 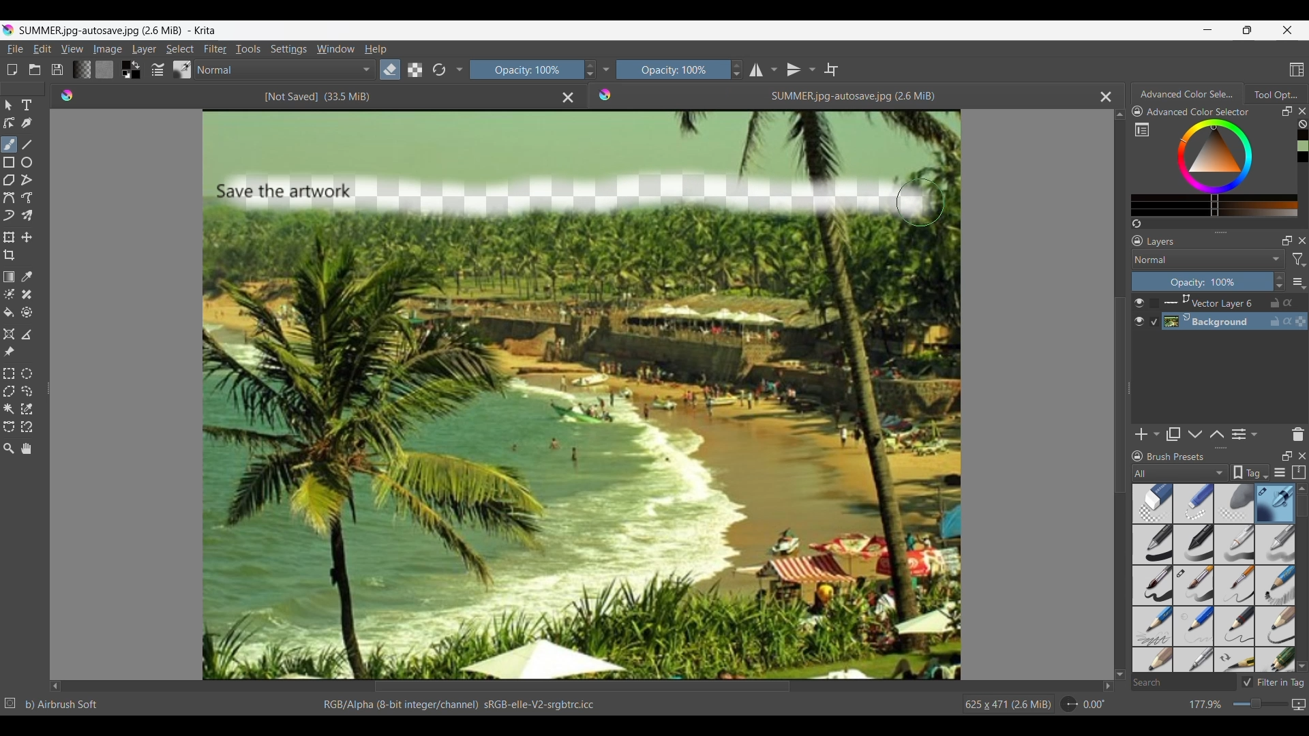 What do you see at coordinates (1215, 448) in the screenshot?
I see `Change height of panels attached` at bounding box center [1215, 448].